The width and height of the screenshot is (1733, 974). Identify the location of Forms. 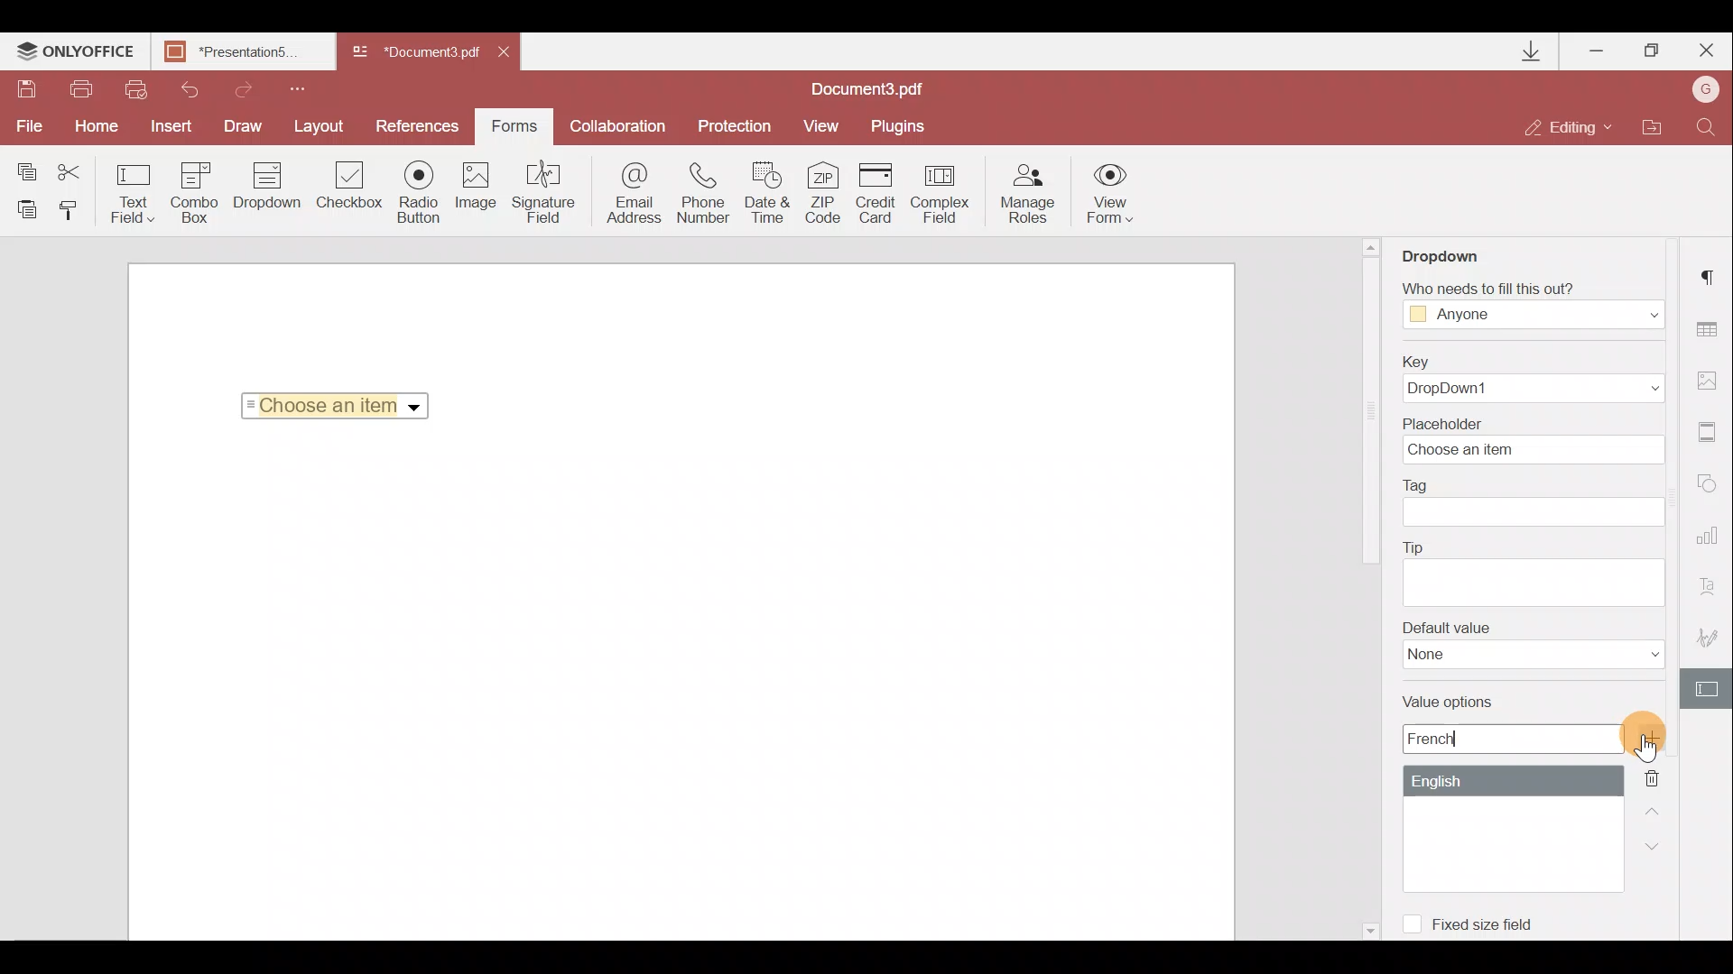
(513, 120).